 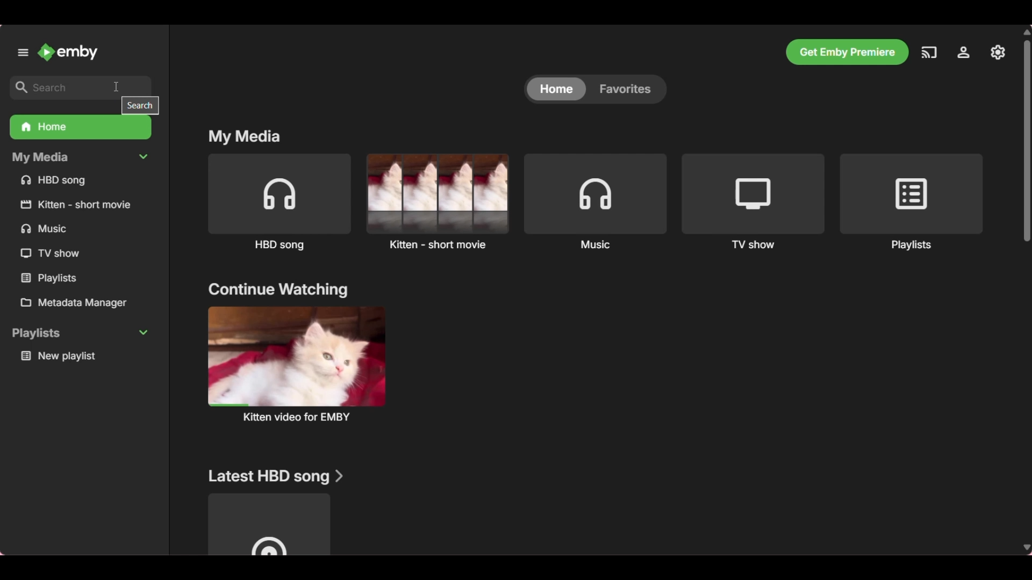 I want to click on Media under above mentioned title, so click(x=268, y=524).